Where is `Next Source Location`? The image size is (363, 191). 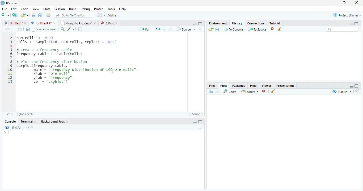 Next Source Location is located at coordinates (12, 29).